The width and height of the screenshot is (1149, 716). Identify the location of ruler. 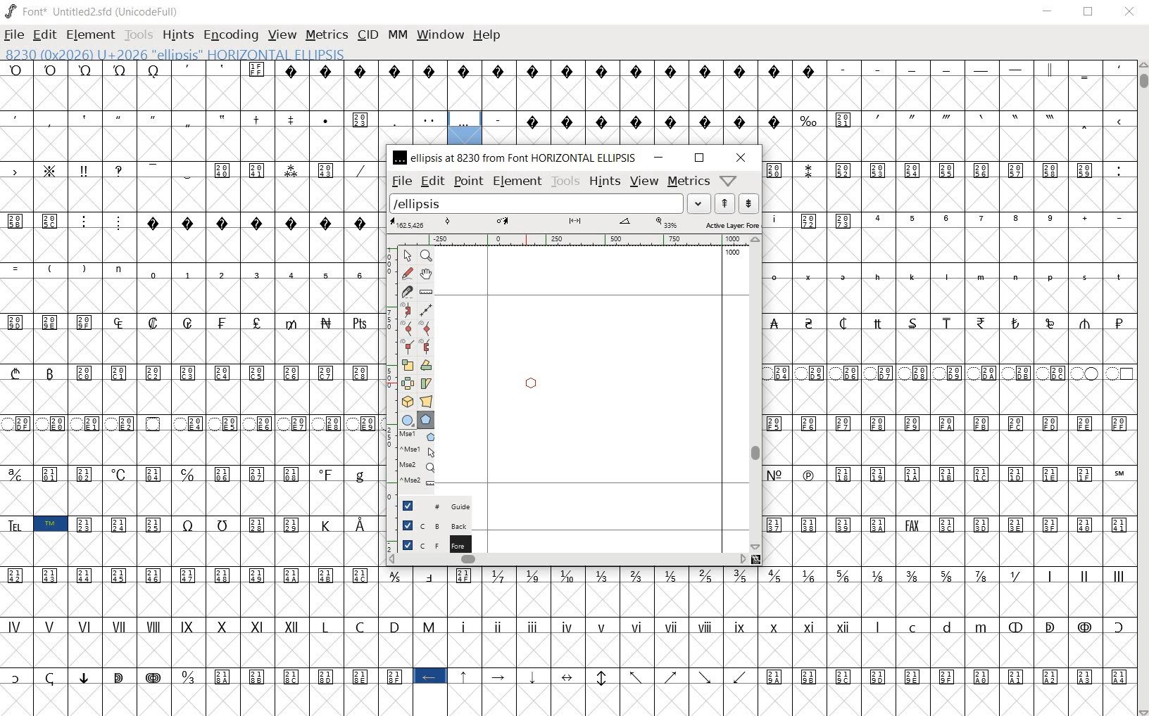
(584, 239).